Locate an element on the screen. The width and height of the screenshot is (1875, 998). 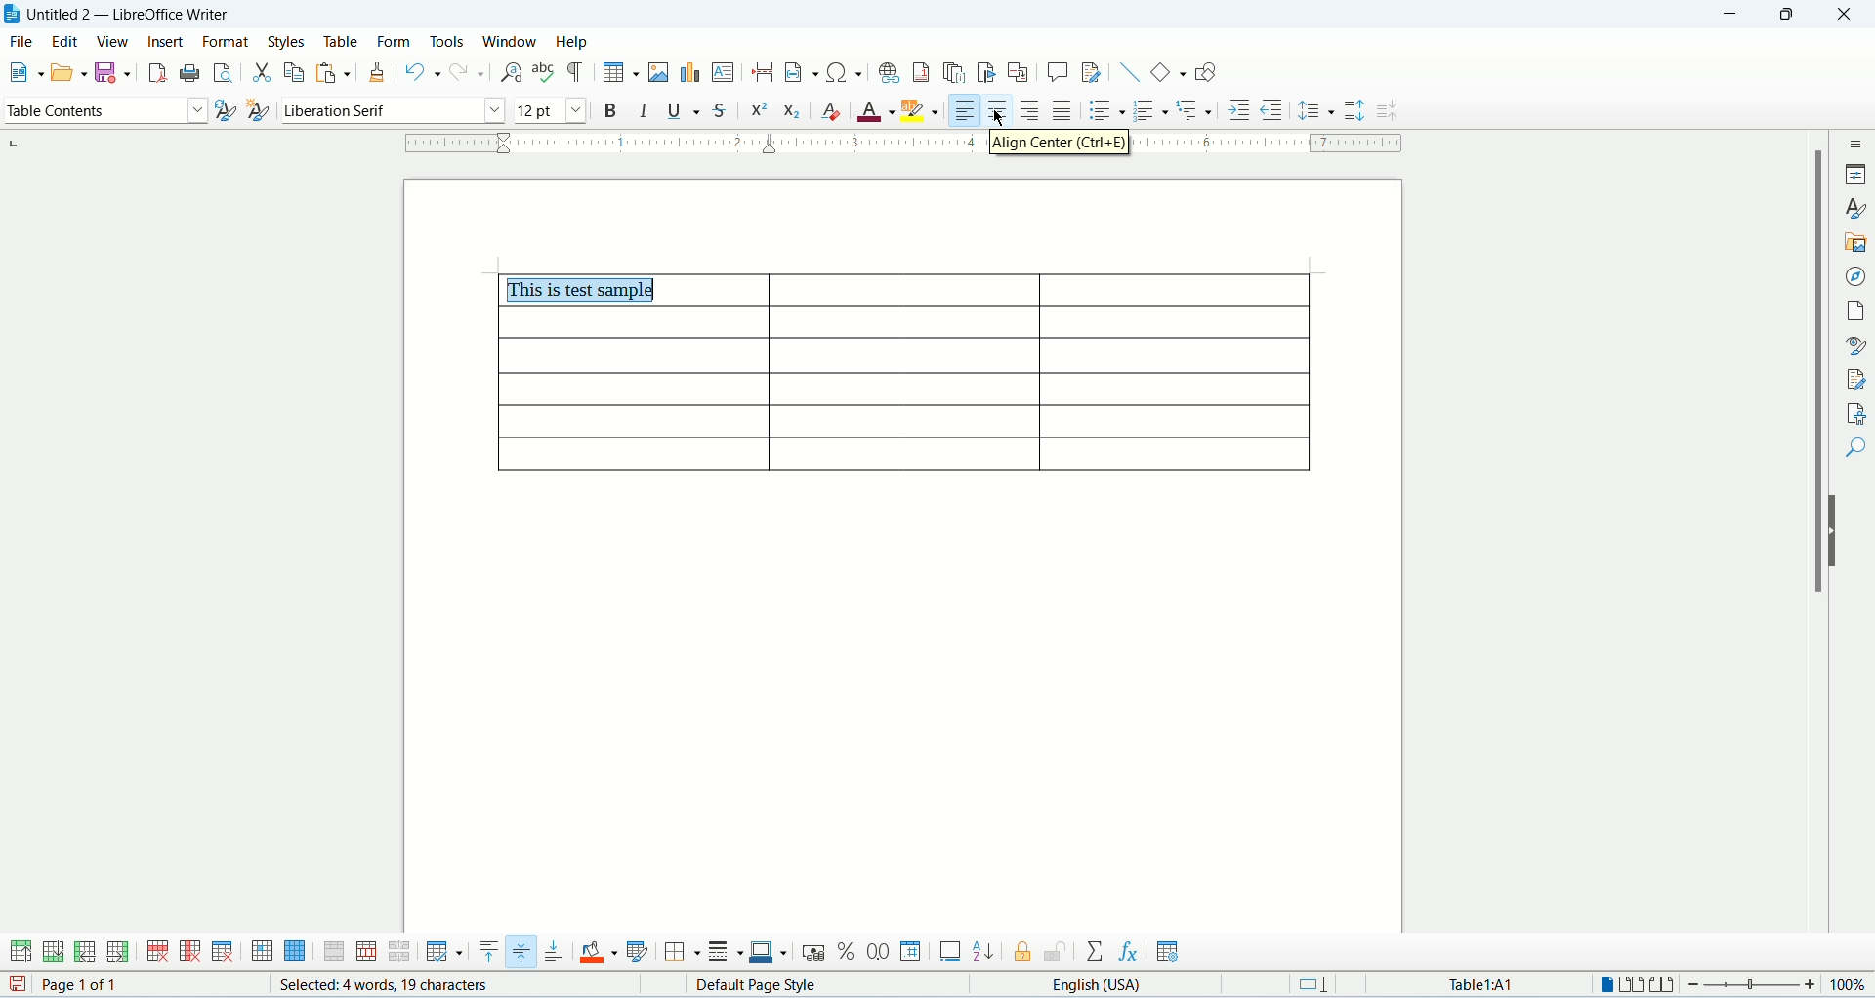
open is located at coordinates (69, 73).